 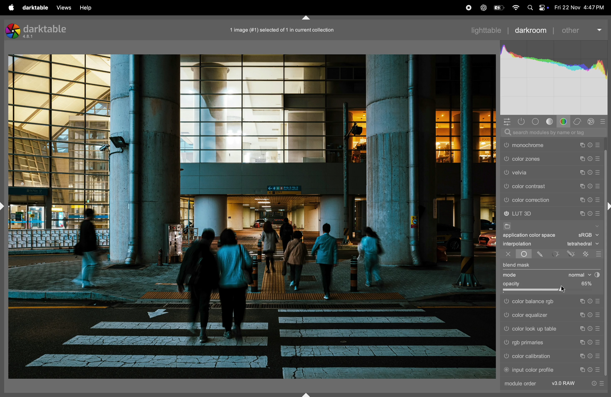 What do you see at coordinates (536, 370) in the screenshot?
I see `input color profile` at bounding box center [536, 370].